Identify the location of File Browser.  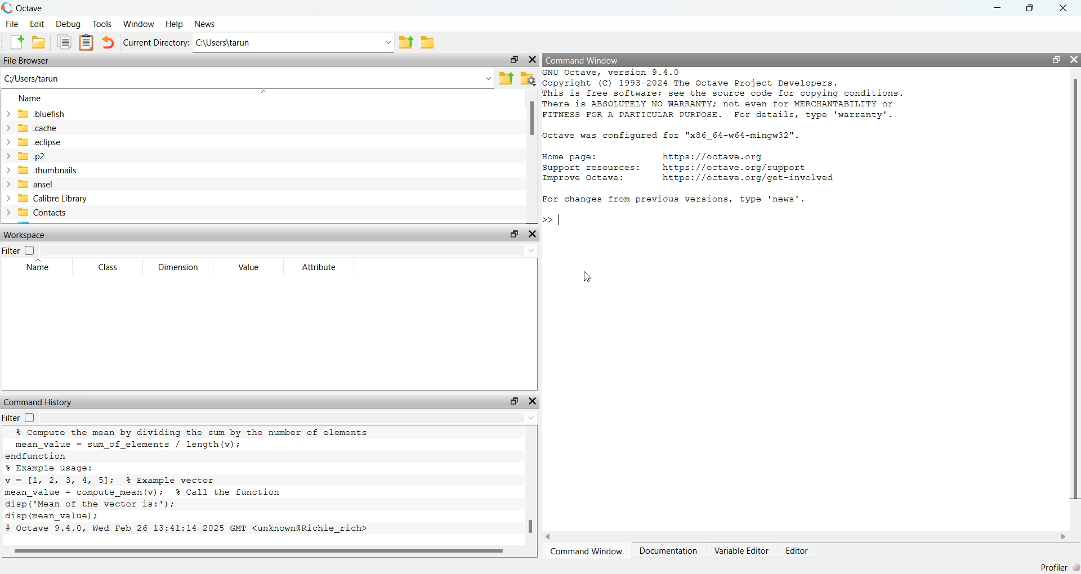
(27, 61).